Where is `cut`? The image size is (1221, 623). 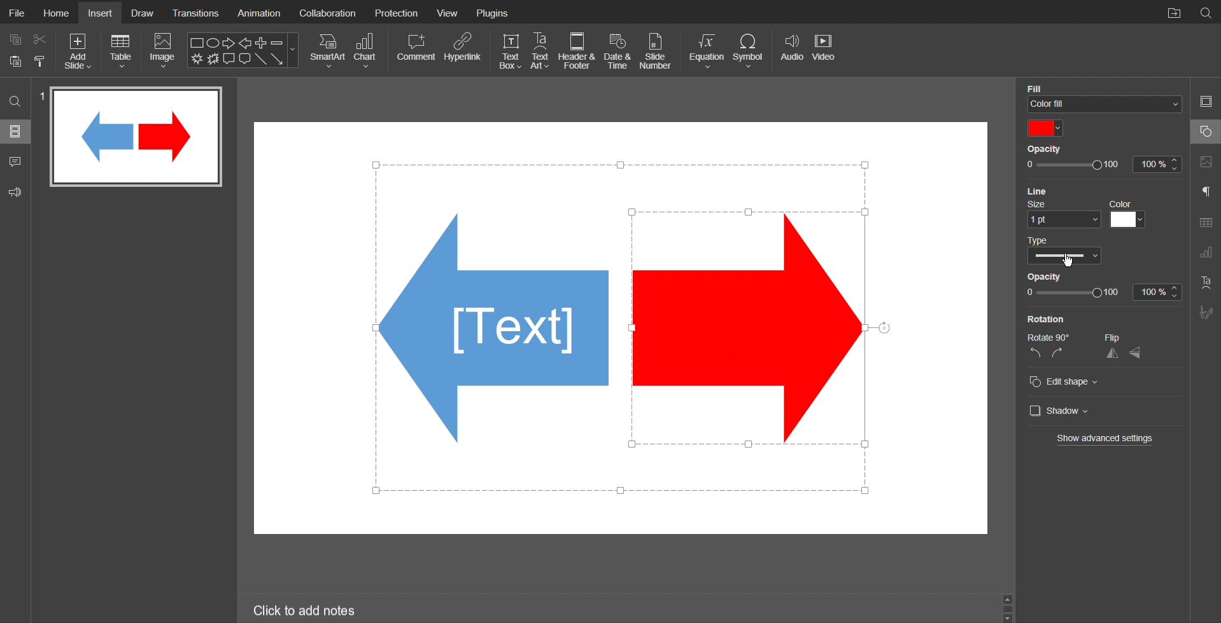
cut is located at coordinates (41, 38).